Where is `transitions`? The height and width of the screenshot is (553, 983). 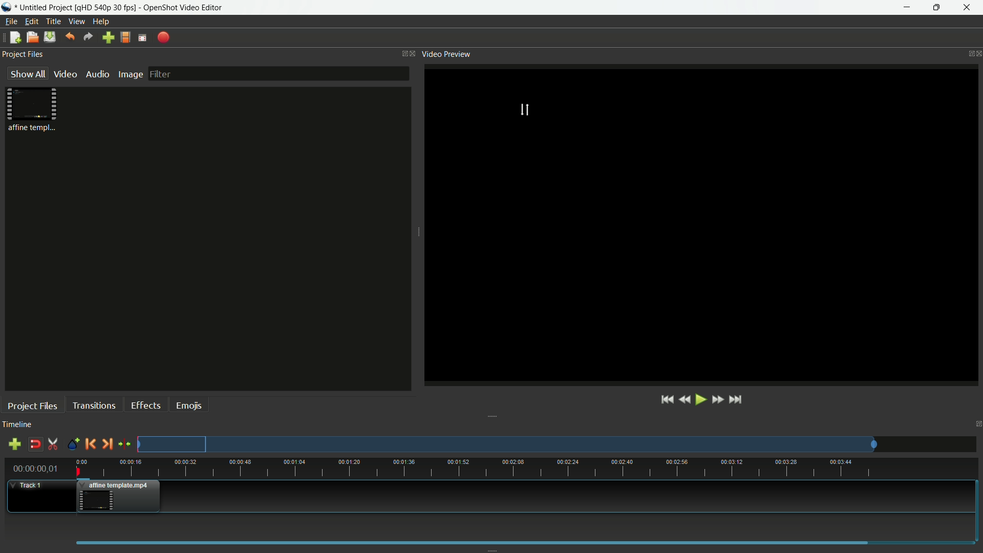
transitions is located at coordinates (93, 406).